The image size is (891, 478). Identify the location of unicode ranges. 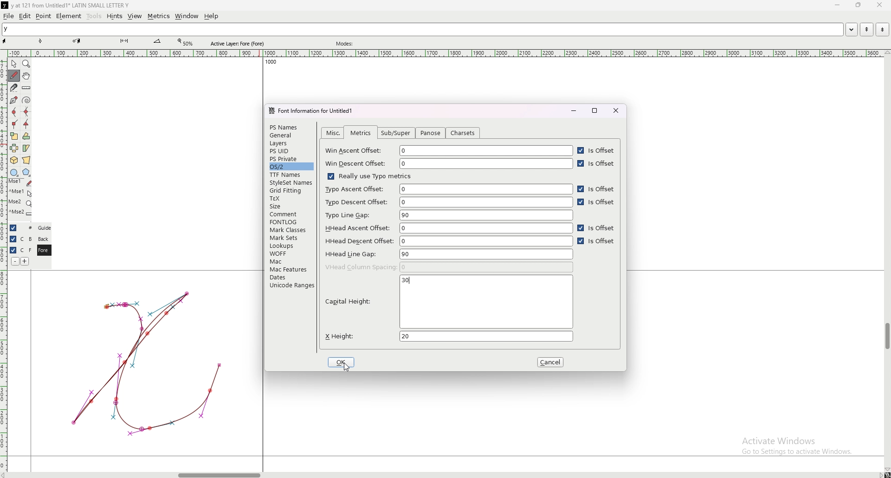
(291, 285).